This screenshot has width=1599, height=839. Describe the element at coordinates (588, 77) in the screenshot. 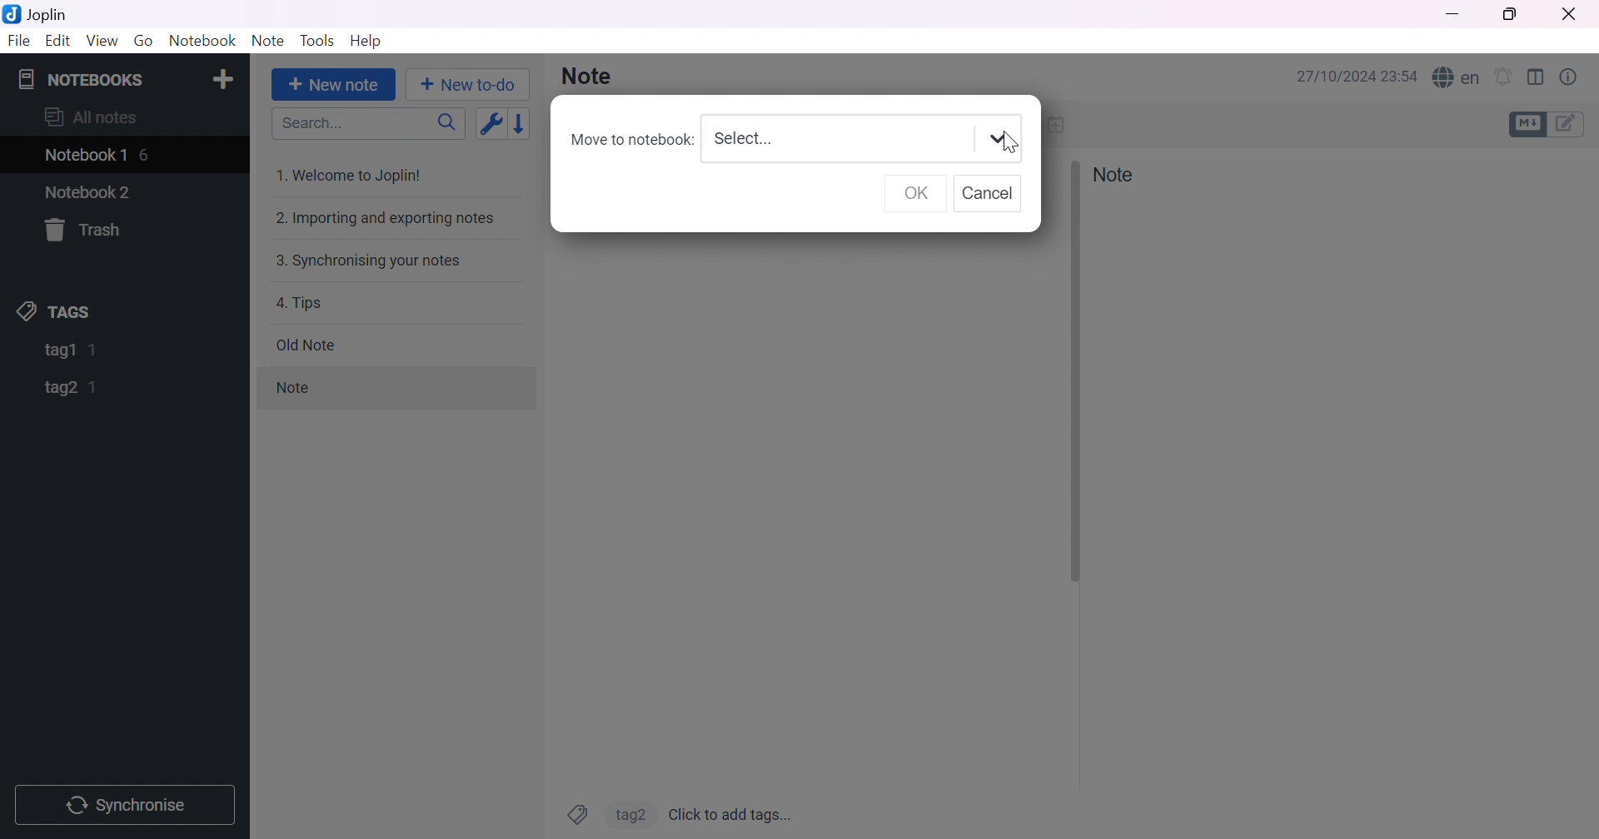

I see `Note` at that location.